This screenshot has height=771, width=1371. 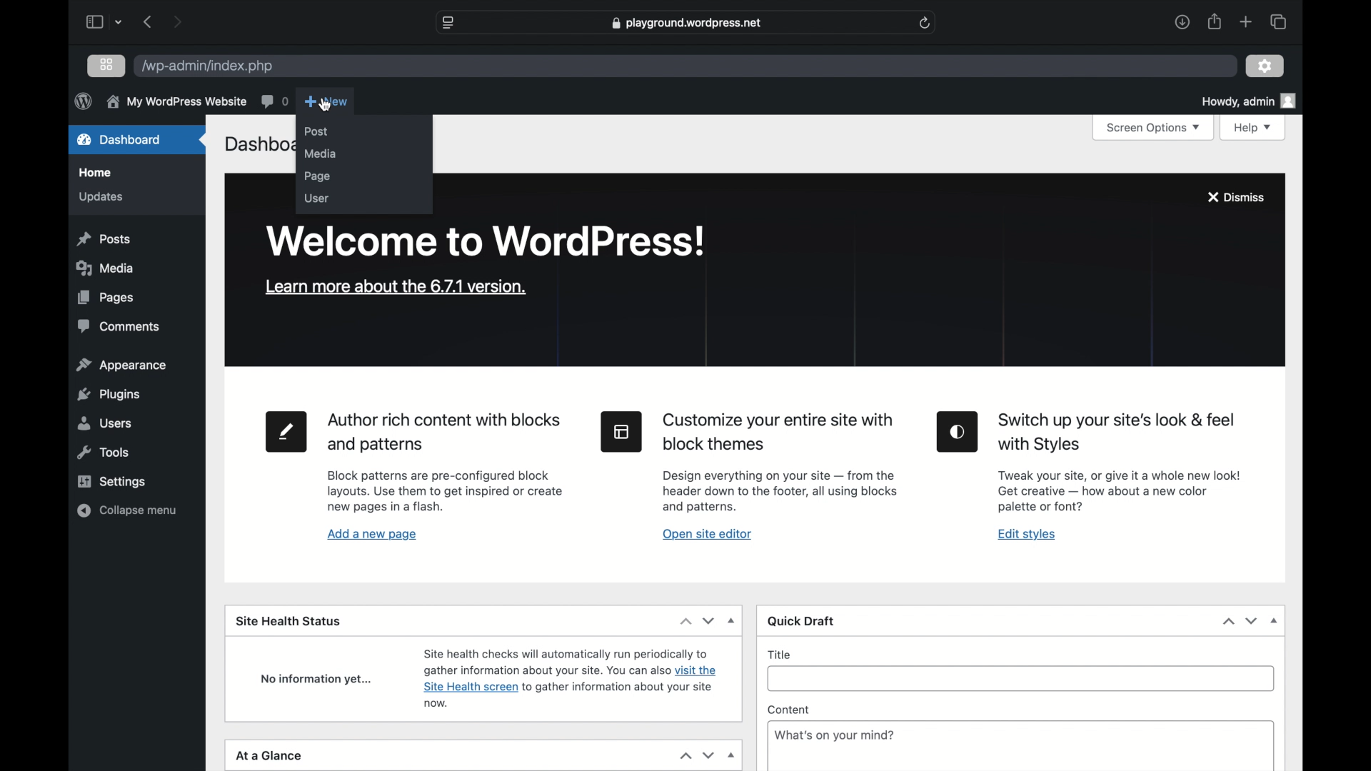 What do you see at coordinates (780, 490) in the screenshot?
I see `info site editor tool information` at bounding box center [780, 490].